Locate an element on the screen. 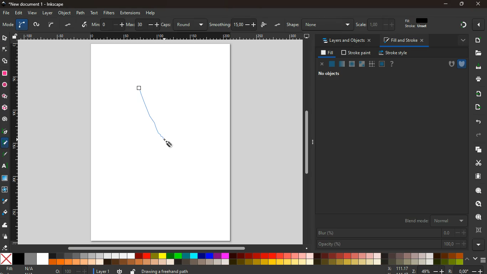  opacity is located at coordinates (392, 244).